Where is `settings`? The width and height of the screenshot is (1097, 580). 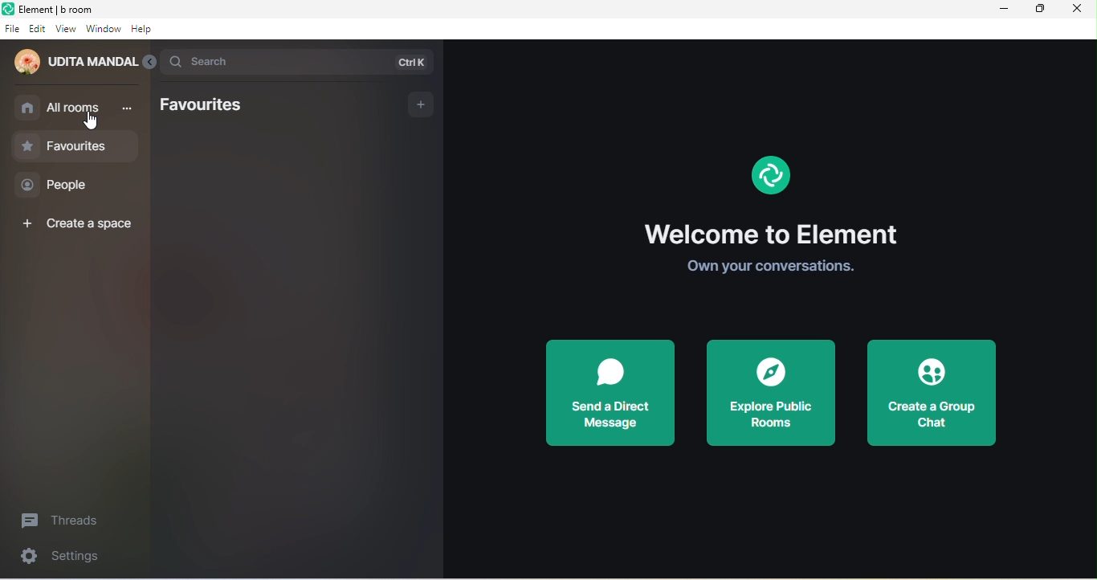
settings is located at coordinates (53, 558).